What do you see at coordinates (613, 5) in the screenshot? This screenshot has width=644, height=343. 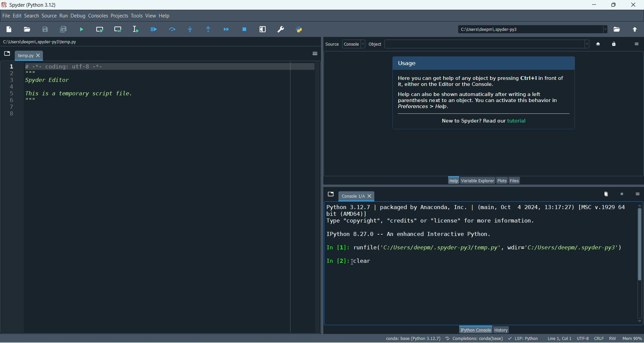 I see `maximize` at bounding box center [613, 5].